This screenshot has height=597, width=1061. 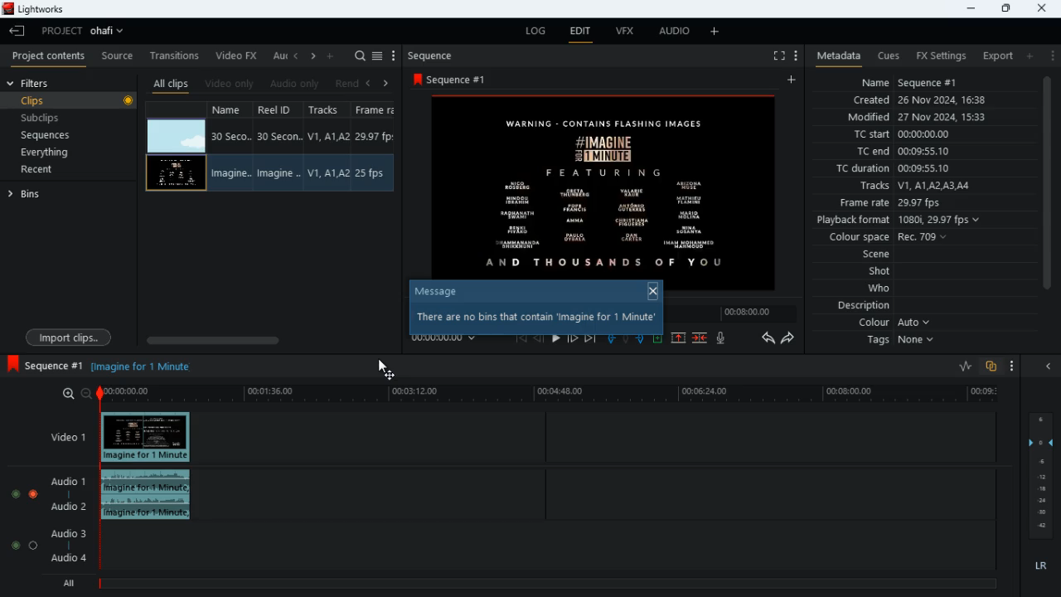 I want to click on playback format, so click(x=900, y=220).